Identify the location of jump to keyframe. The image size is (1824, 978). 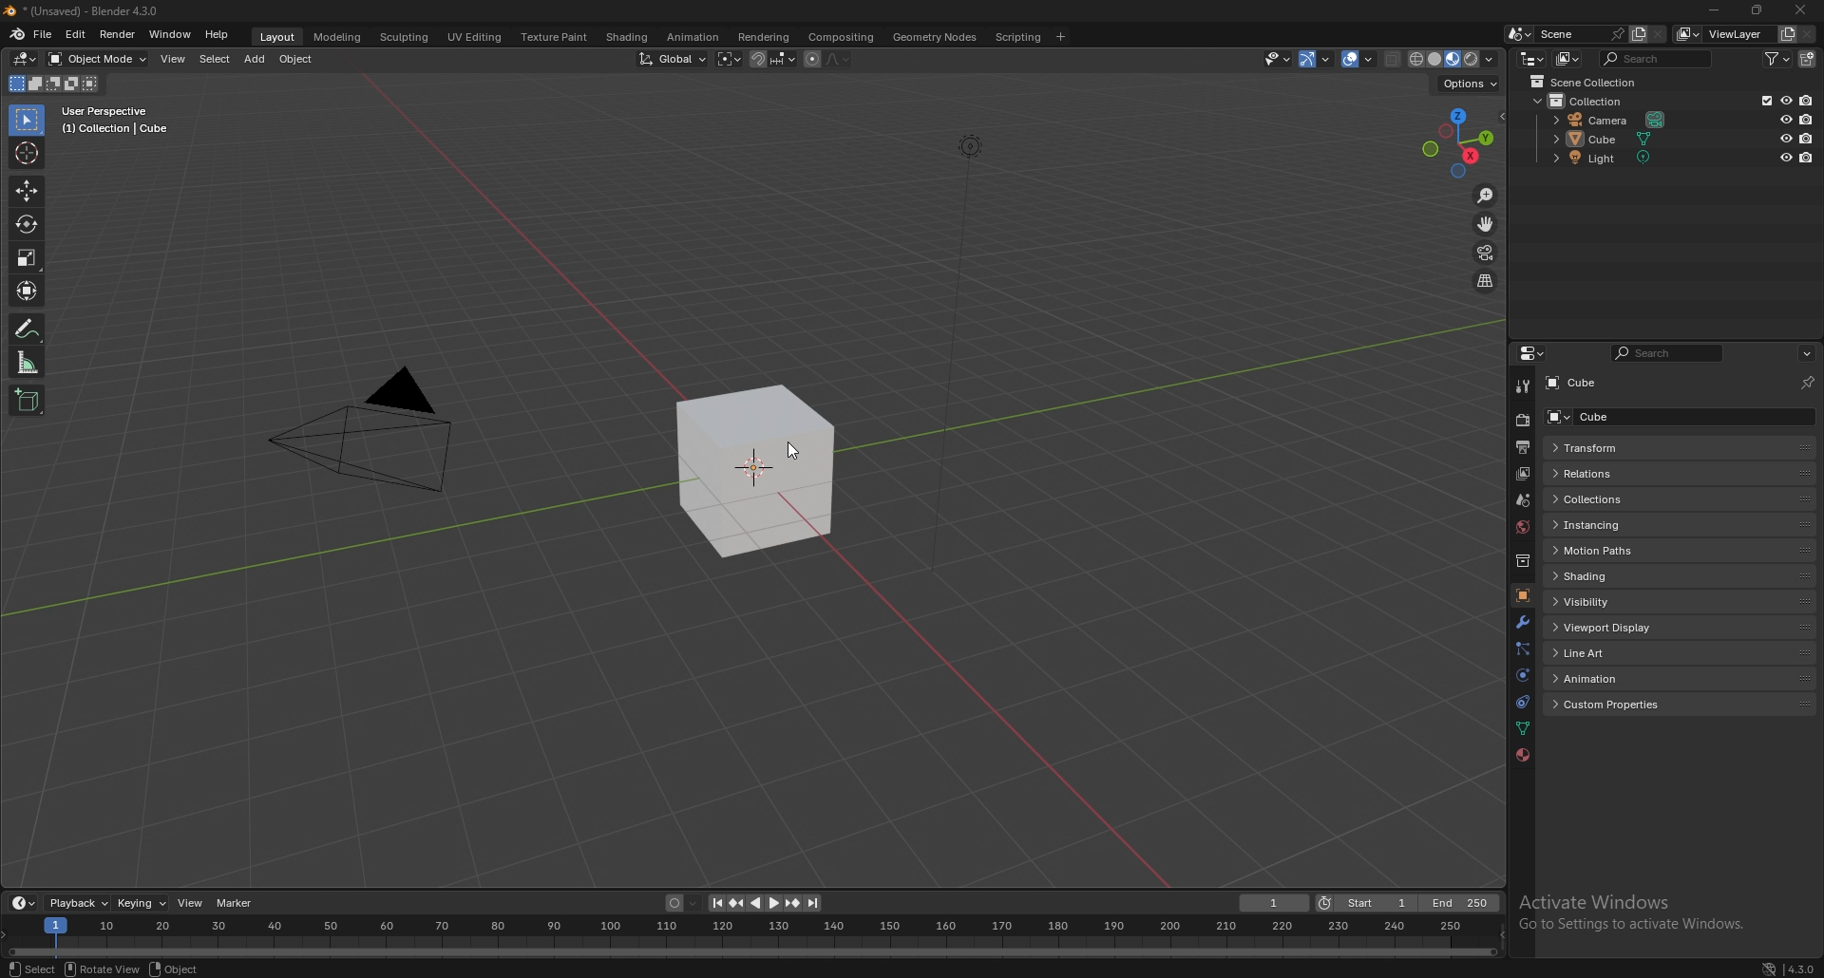
(793, 903).